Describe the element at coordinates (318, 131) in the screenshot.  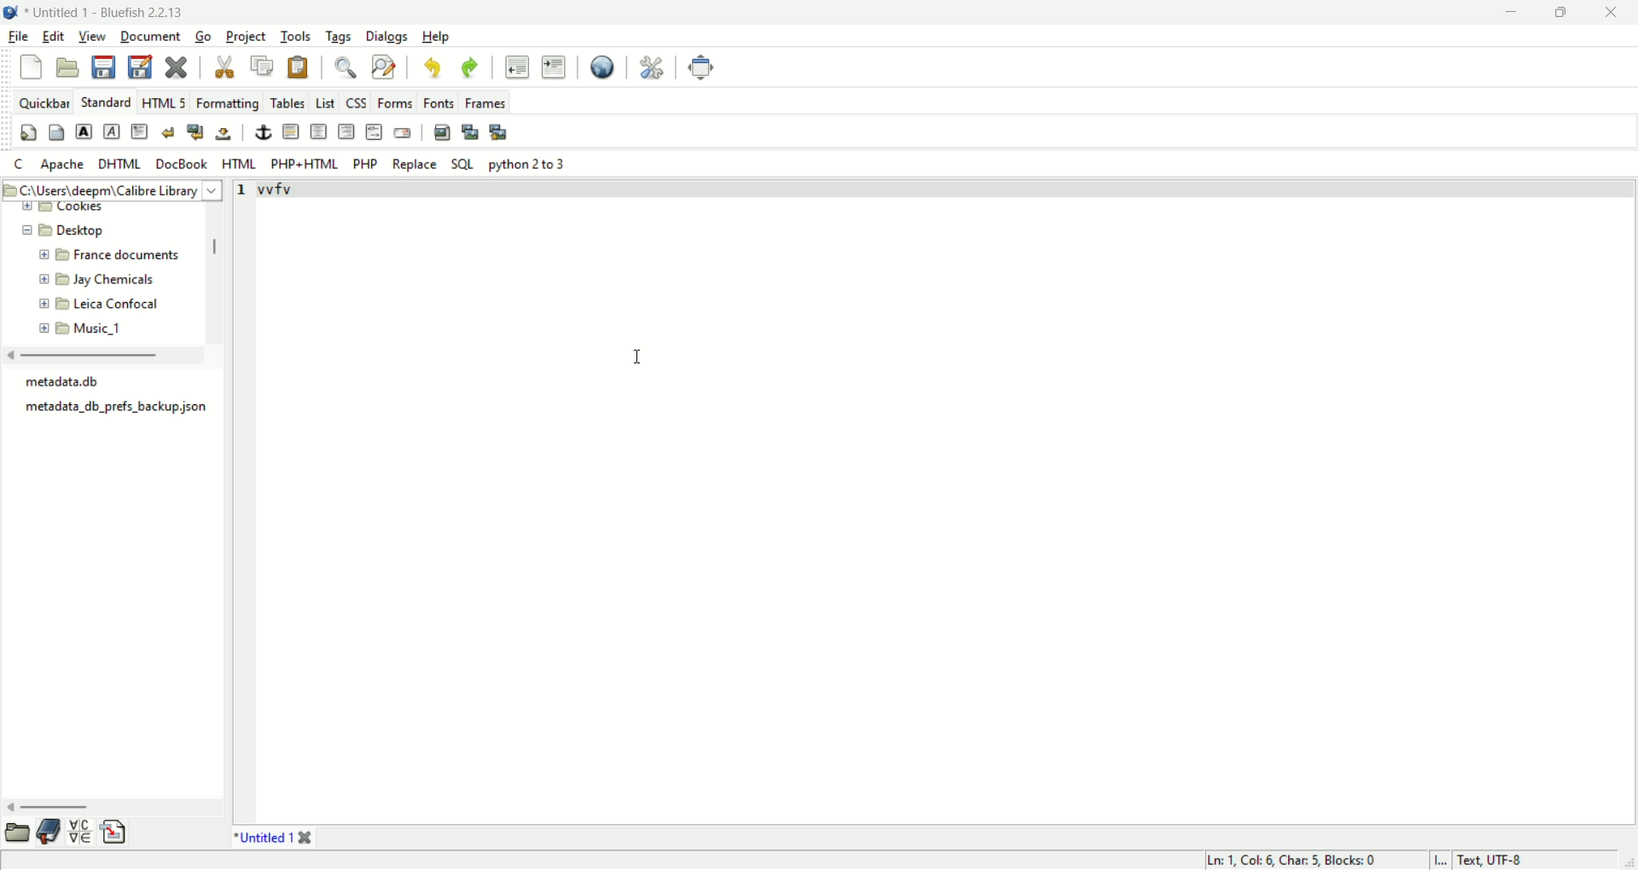
I see `center` at that location.